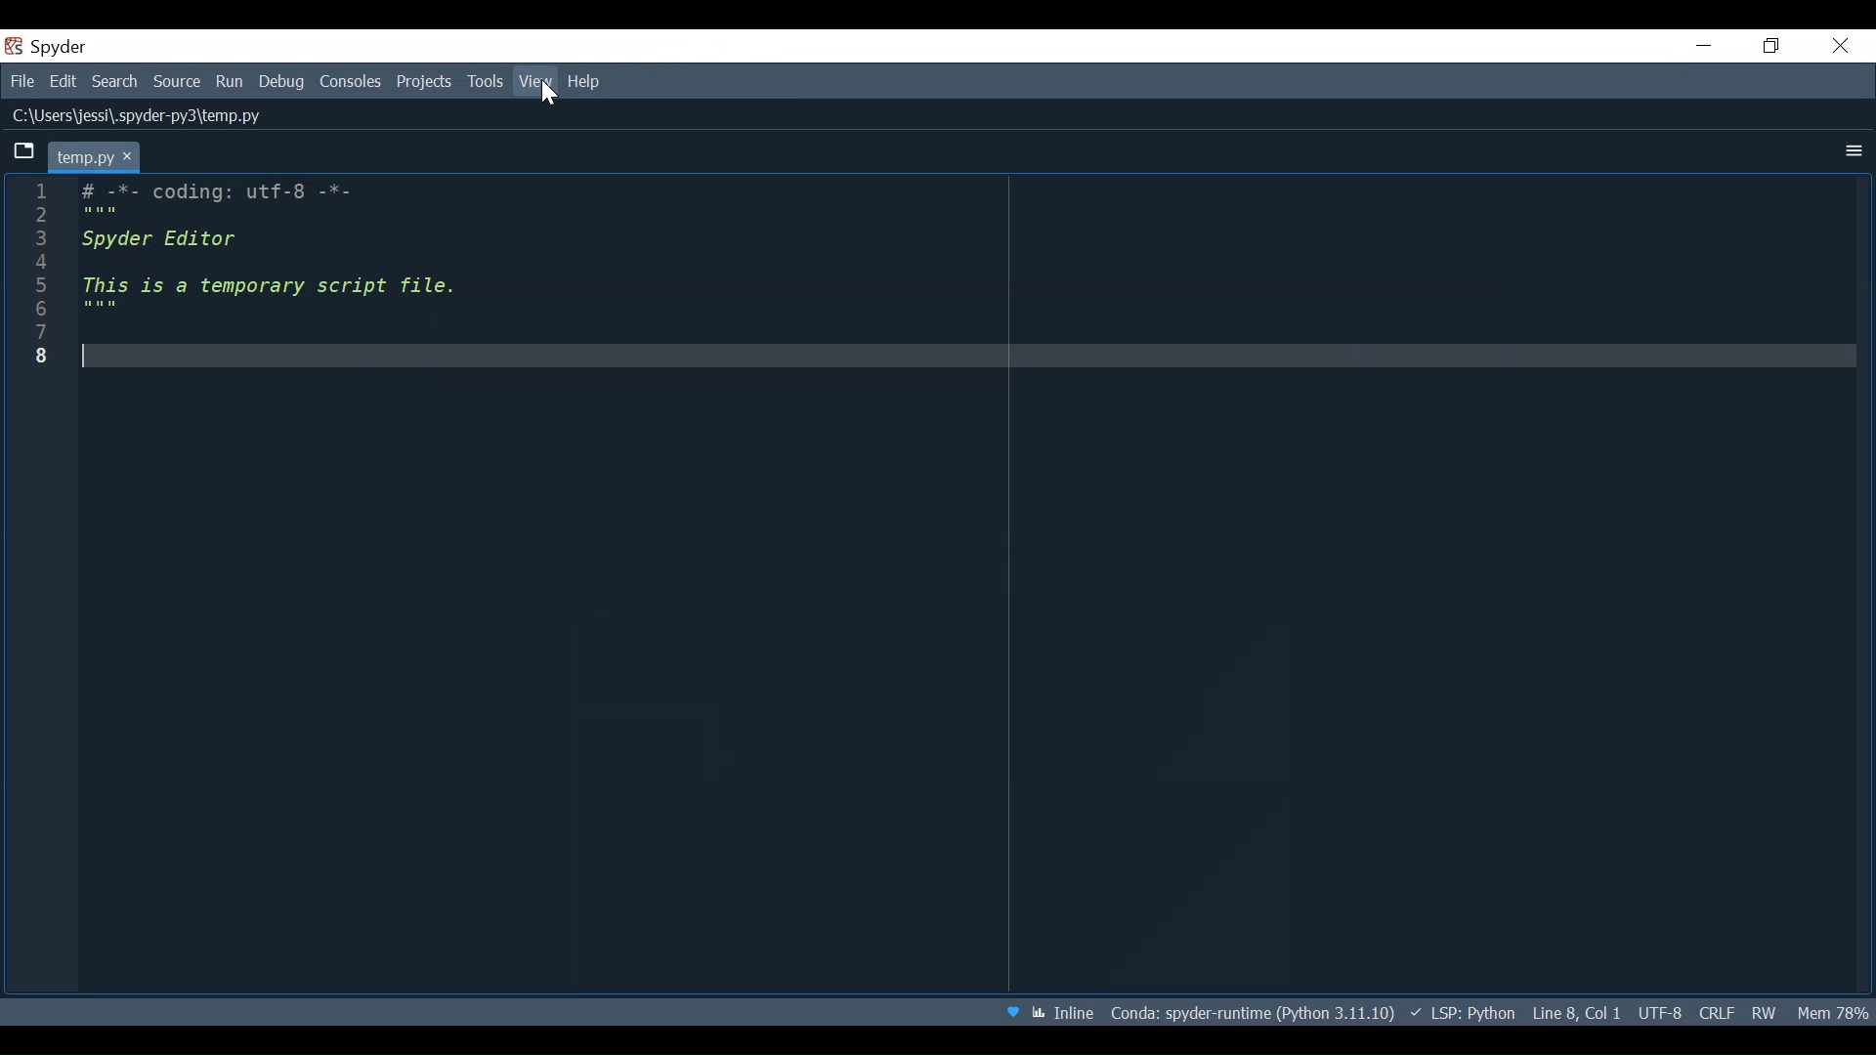 Image resolution: width=1876 pixels, height=1055 pixels. Describe the element at coordinates (1010, 1011) in the screenshot. I see `Help Spyder` at that location.